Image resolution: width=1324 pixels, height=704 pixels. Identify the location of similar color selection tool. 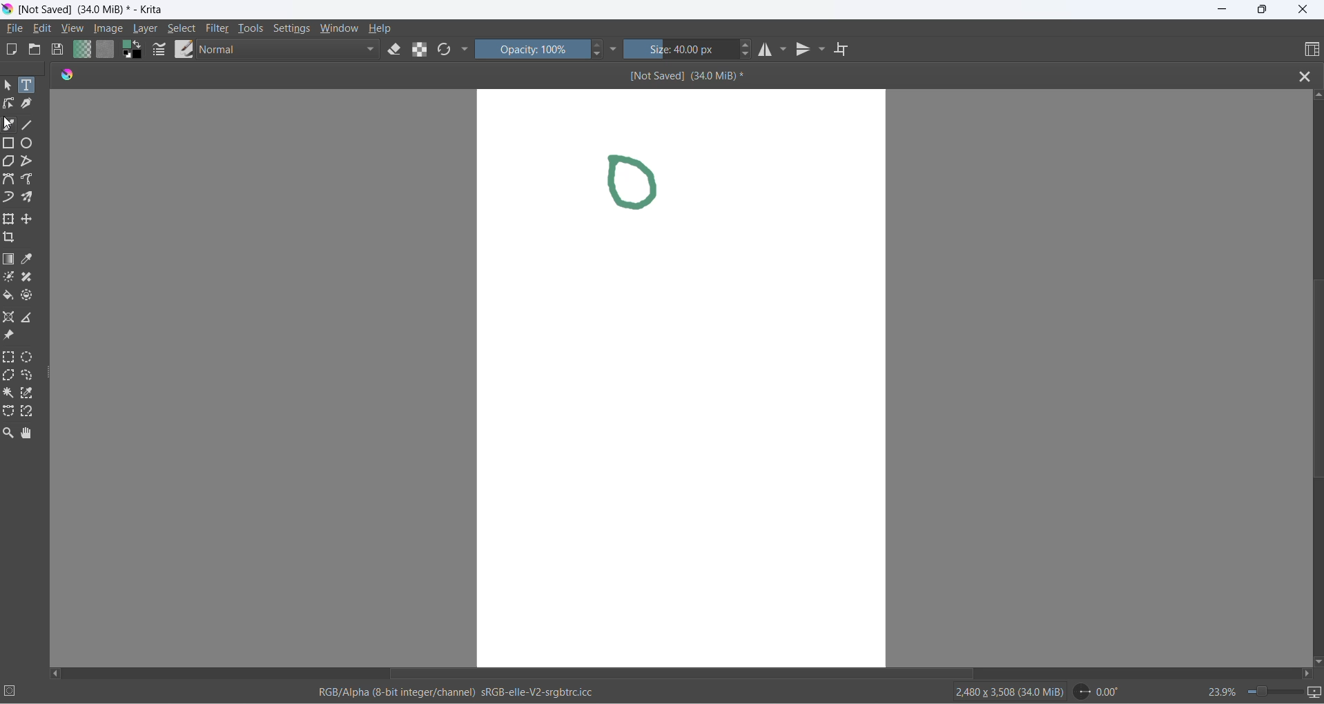
(32, 393).